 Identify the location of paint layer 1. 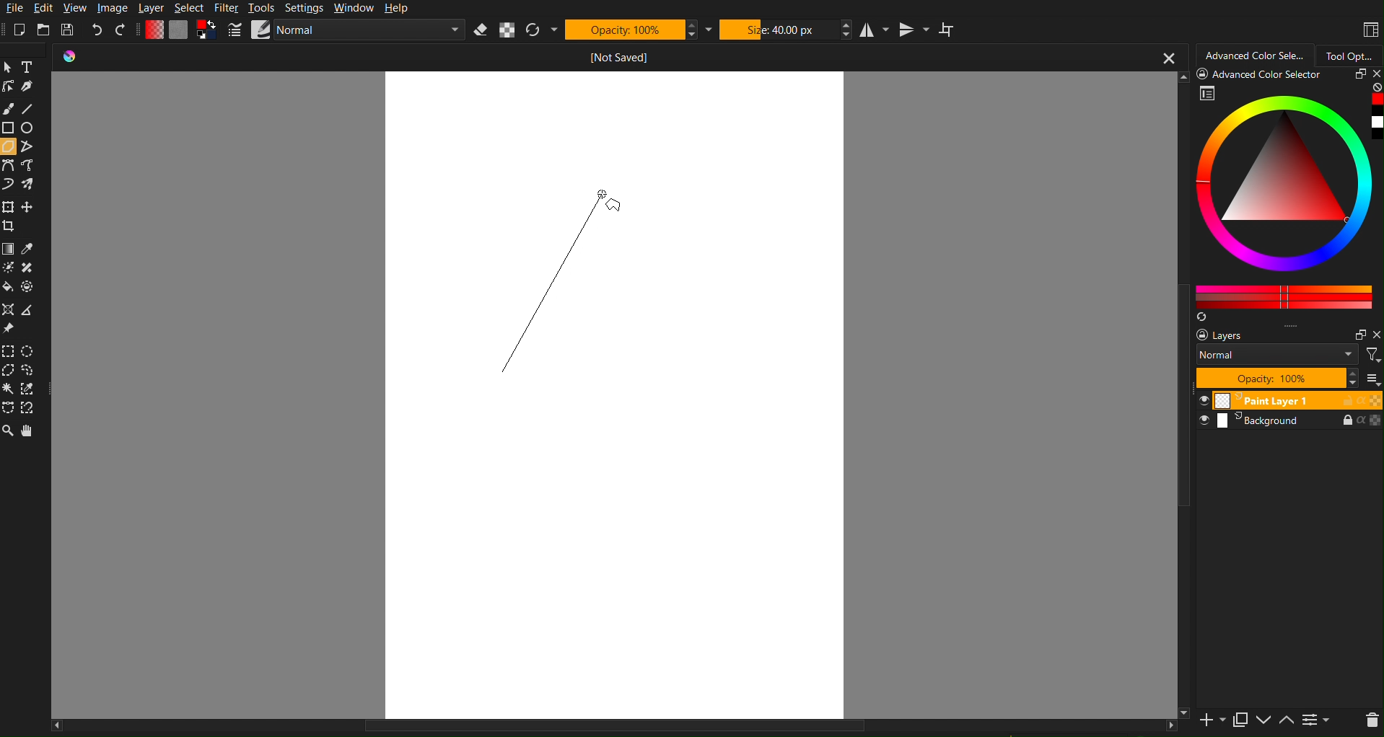
(1288, 401).